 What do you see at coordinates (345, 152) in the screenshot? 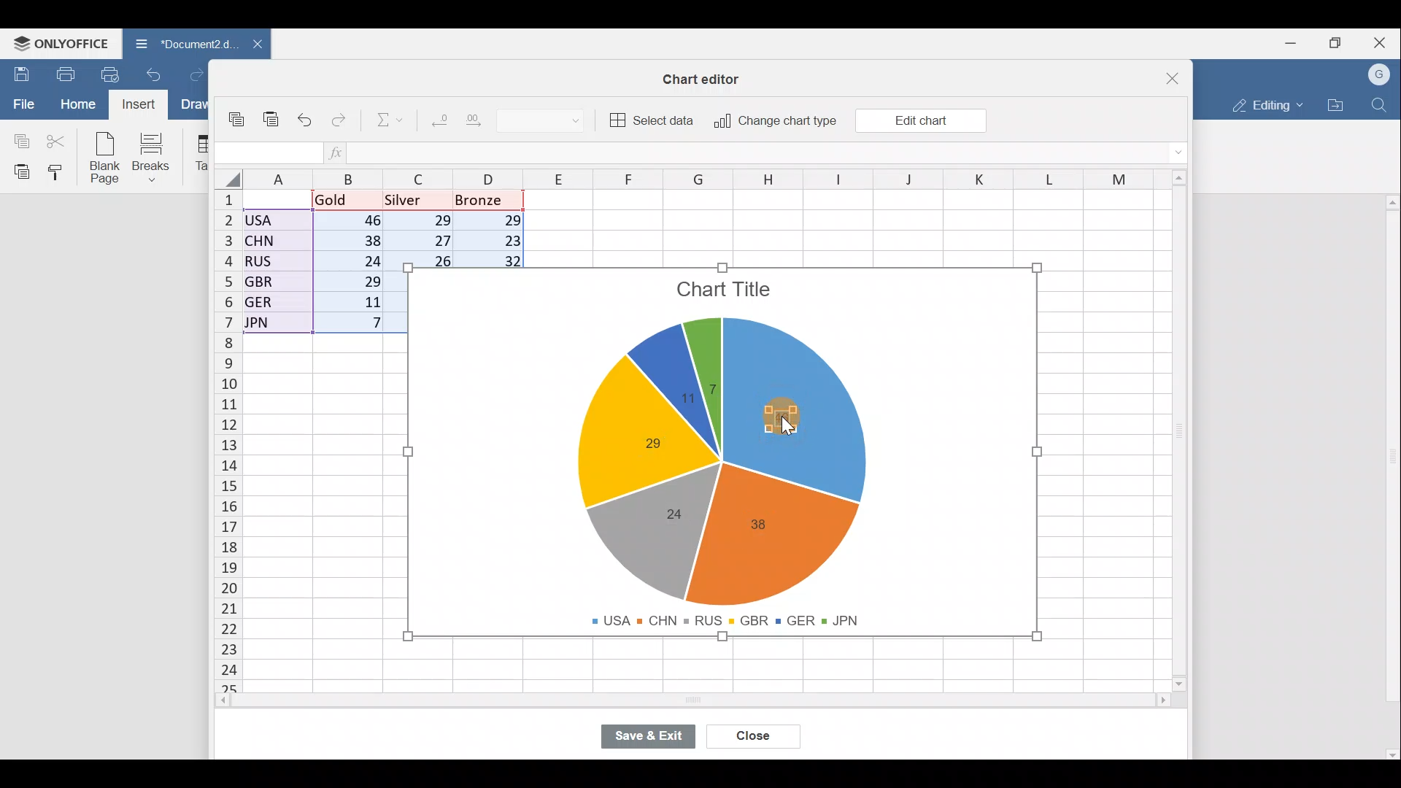
I see `Insert function` at bounding box center [345, 152].